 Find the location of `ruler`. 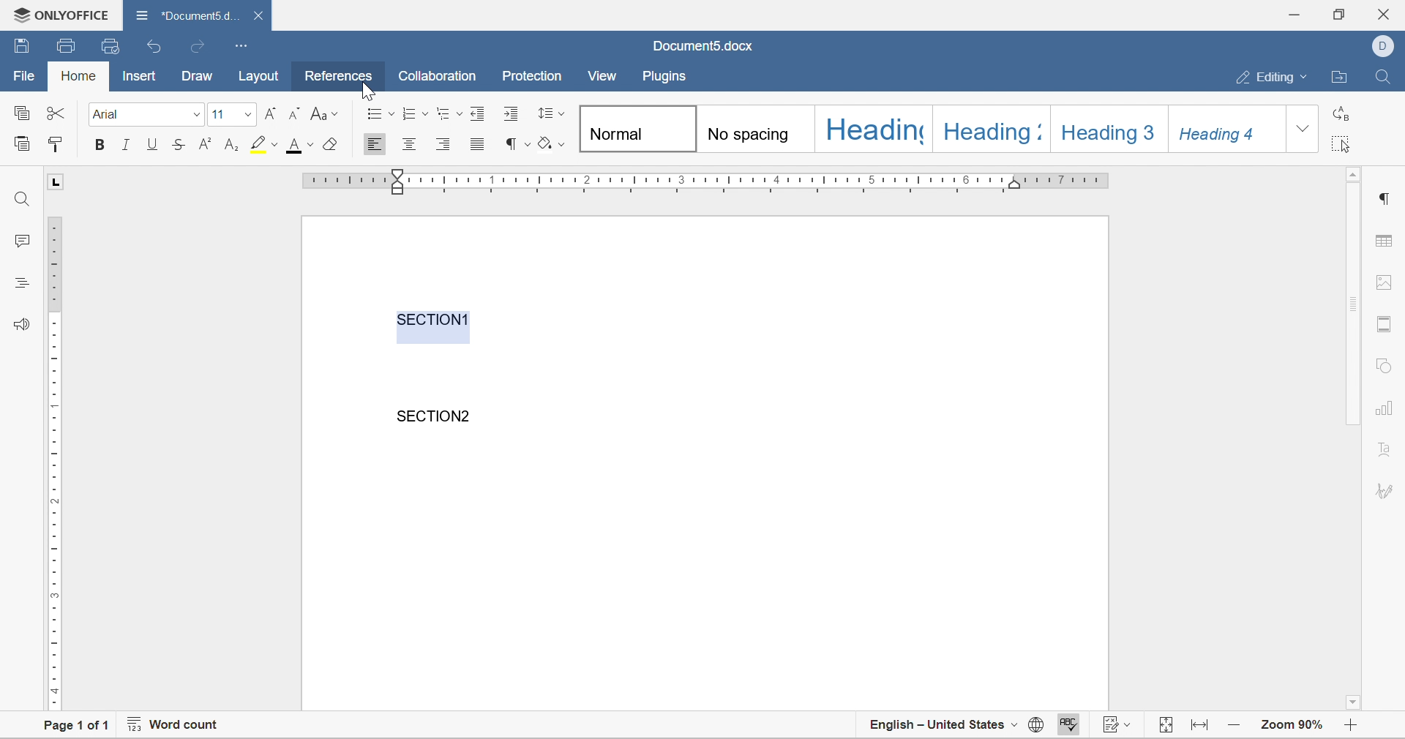

ruler is located at coordinates (707, 180).